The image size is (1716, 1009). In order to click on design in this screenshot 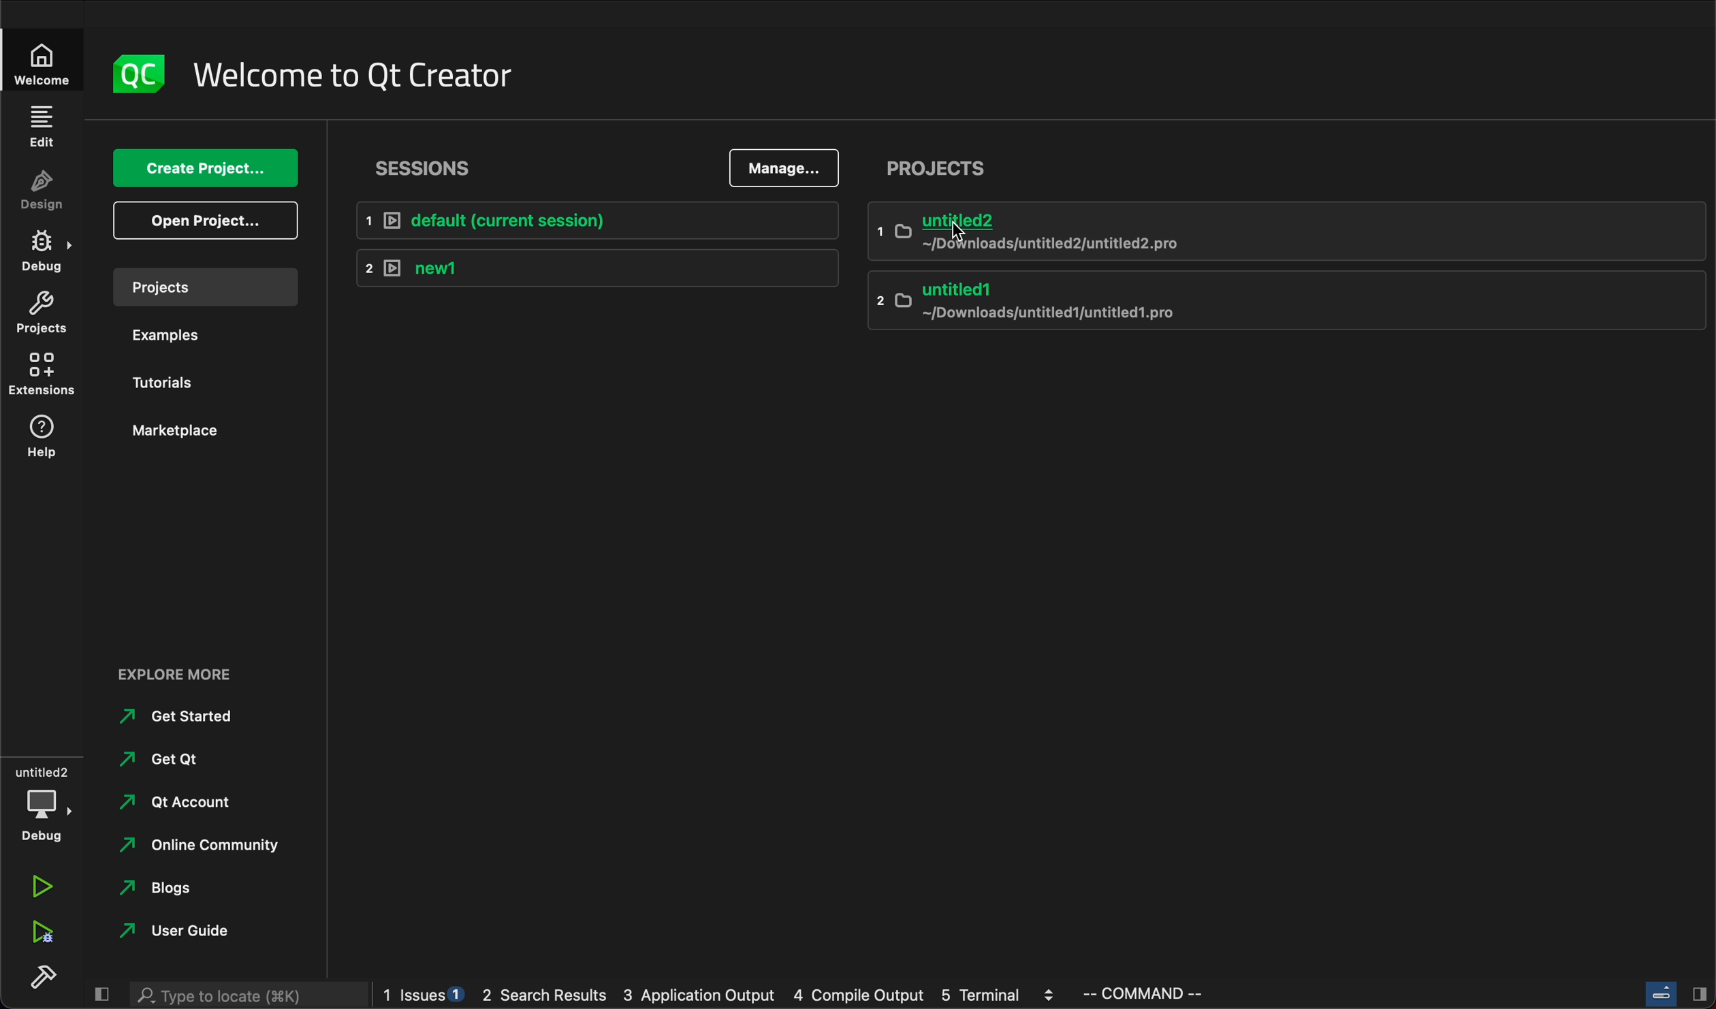, I will do `click(46, 187)`.